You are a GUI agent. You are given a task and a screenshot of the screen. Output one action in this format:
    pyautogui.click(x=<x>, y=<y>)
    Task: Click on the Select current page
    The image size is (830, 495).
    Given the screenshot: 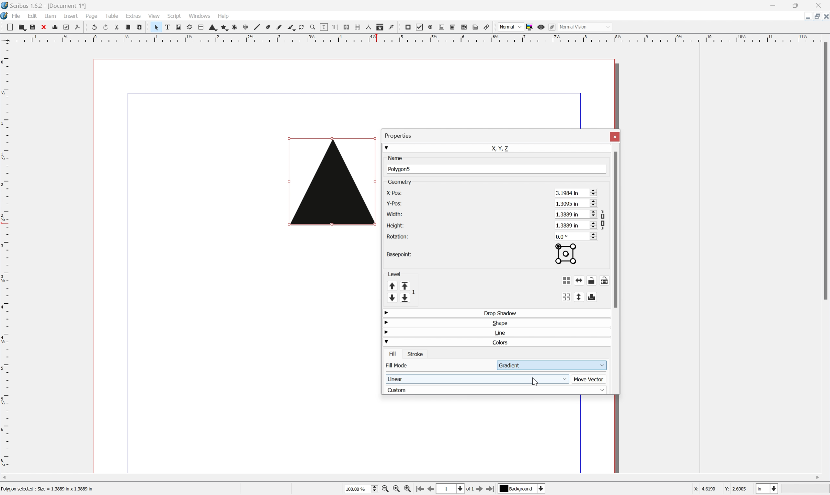 What is the action you would take?
    pyautogui.click(x=458, y=489)
    